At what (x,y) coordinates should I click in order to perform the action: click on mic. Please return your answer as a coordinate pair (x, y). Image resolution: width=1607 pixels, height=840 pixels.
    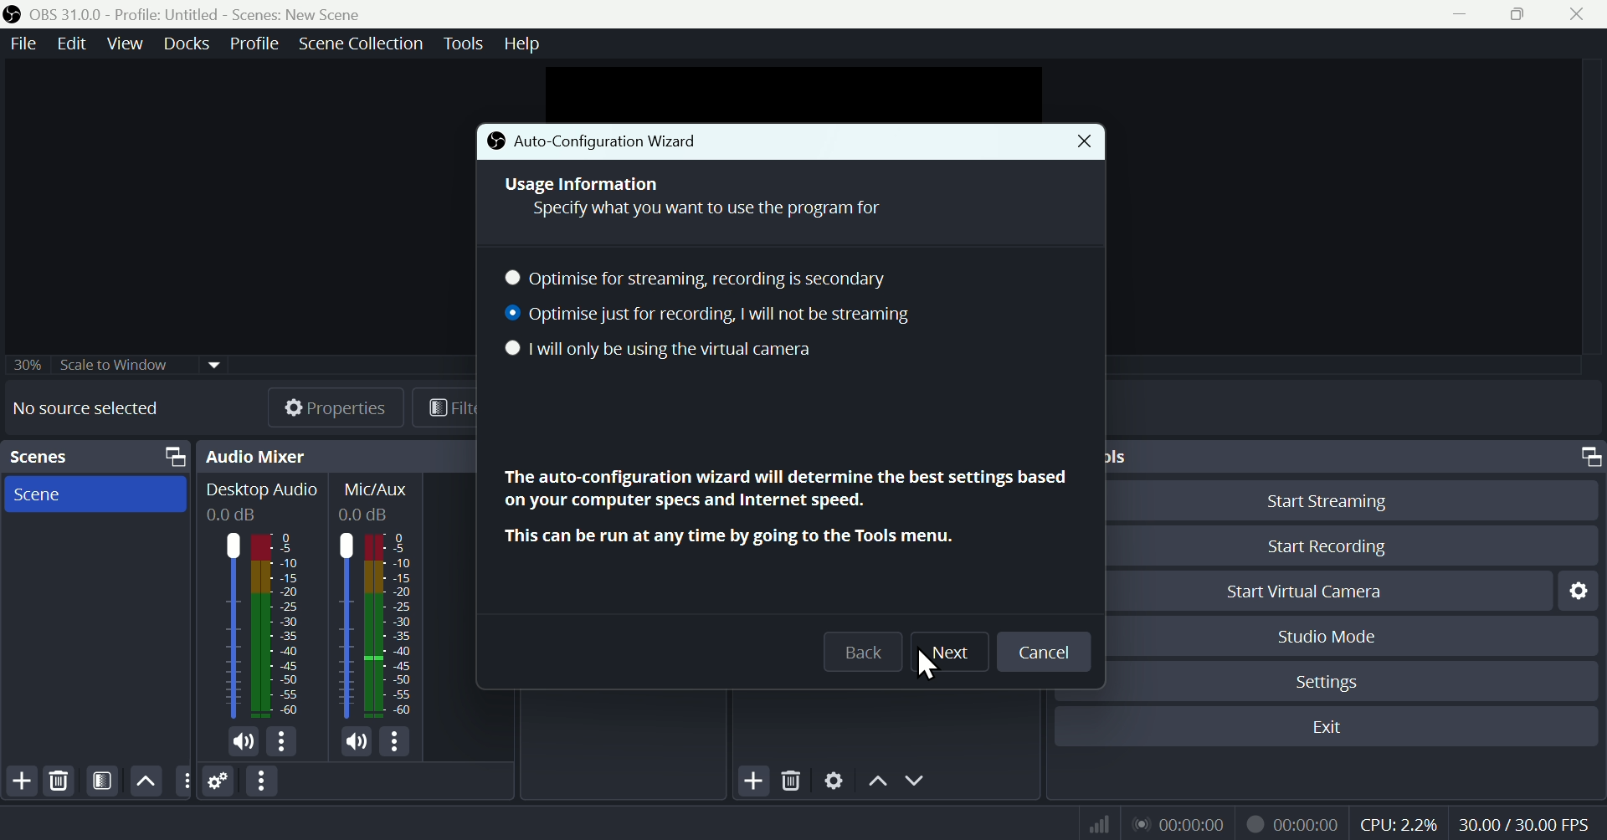
    Looking at the image, I should click on (357, 740).